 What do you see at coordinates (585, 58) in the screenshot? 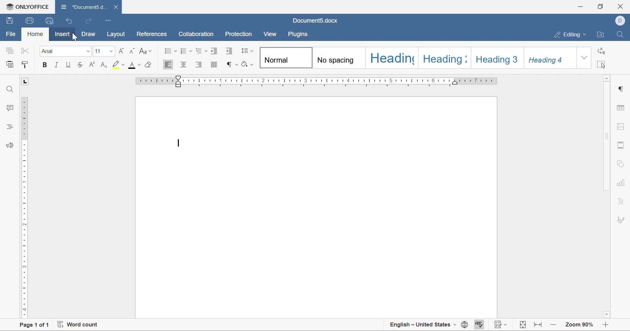
I see `drop down` at bounding box center [585, 58].